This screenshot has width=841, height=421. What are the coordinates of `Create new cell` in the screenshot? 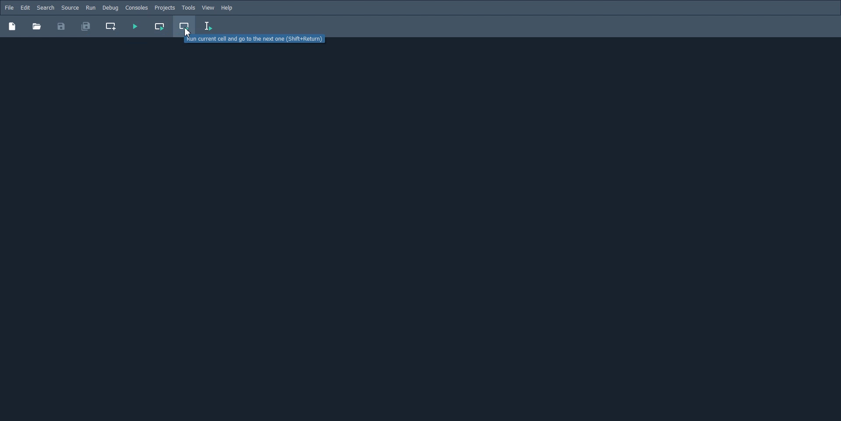 It's located at (111, 26).